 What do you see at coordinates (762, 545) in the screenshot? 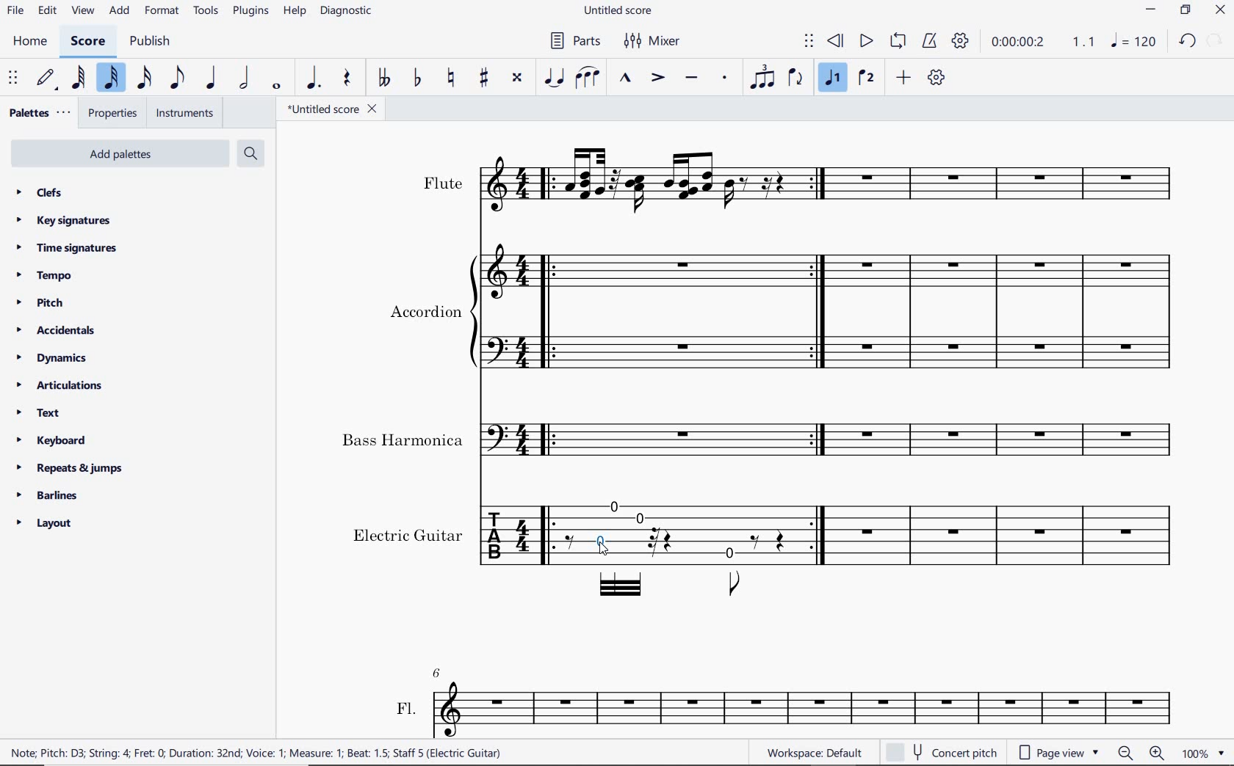
I see `Instrument: Electric guitar` at bounding box center [762, 545].